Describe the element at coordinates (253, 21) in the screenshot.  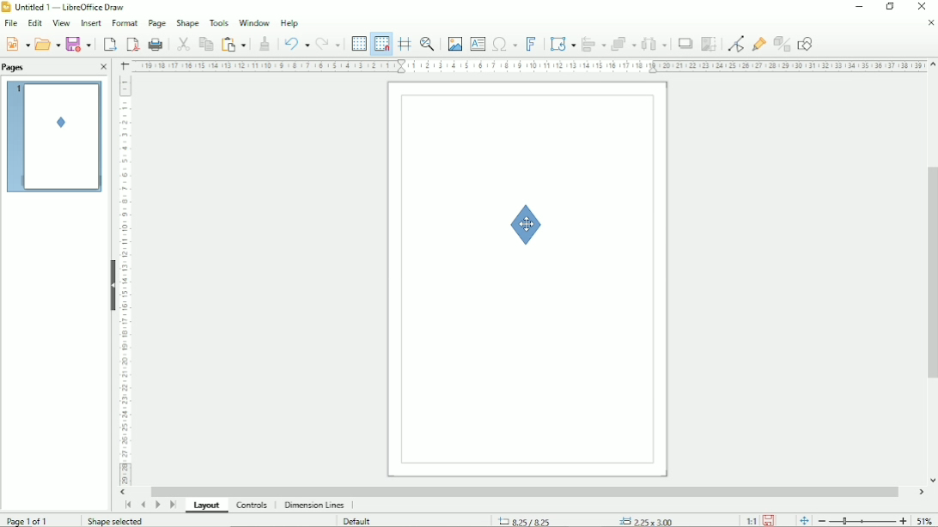
I see `Window` at that location.